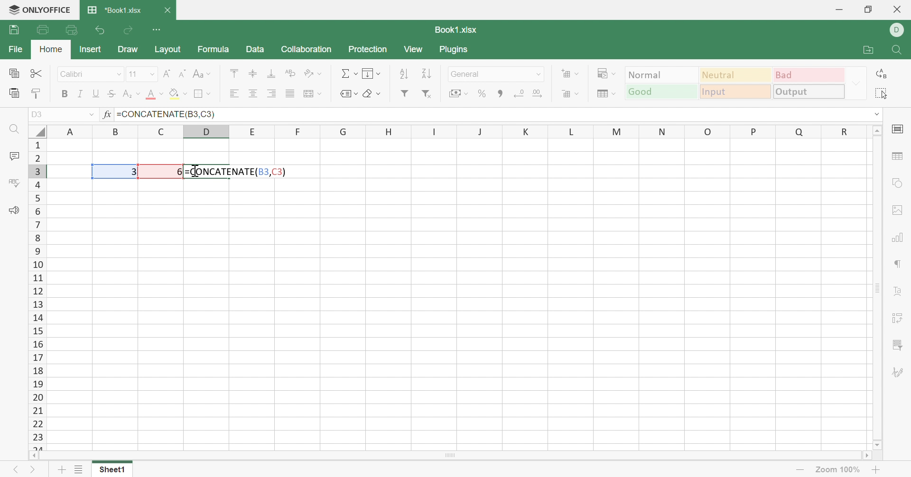 This screenshot has height=477, width=911. I want to click on Redo, so click(129, 30).